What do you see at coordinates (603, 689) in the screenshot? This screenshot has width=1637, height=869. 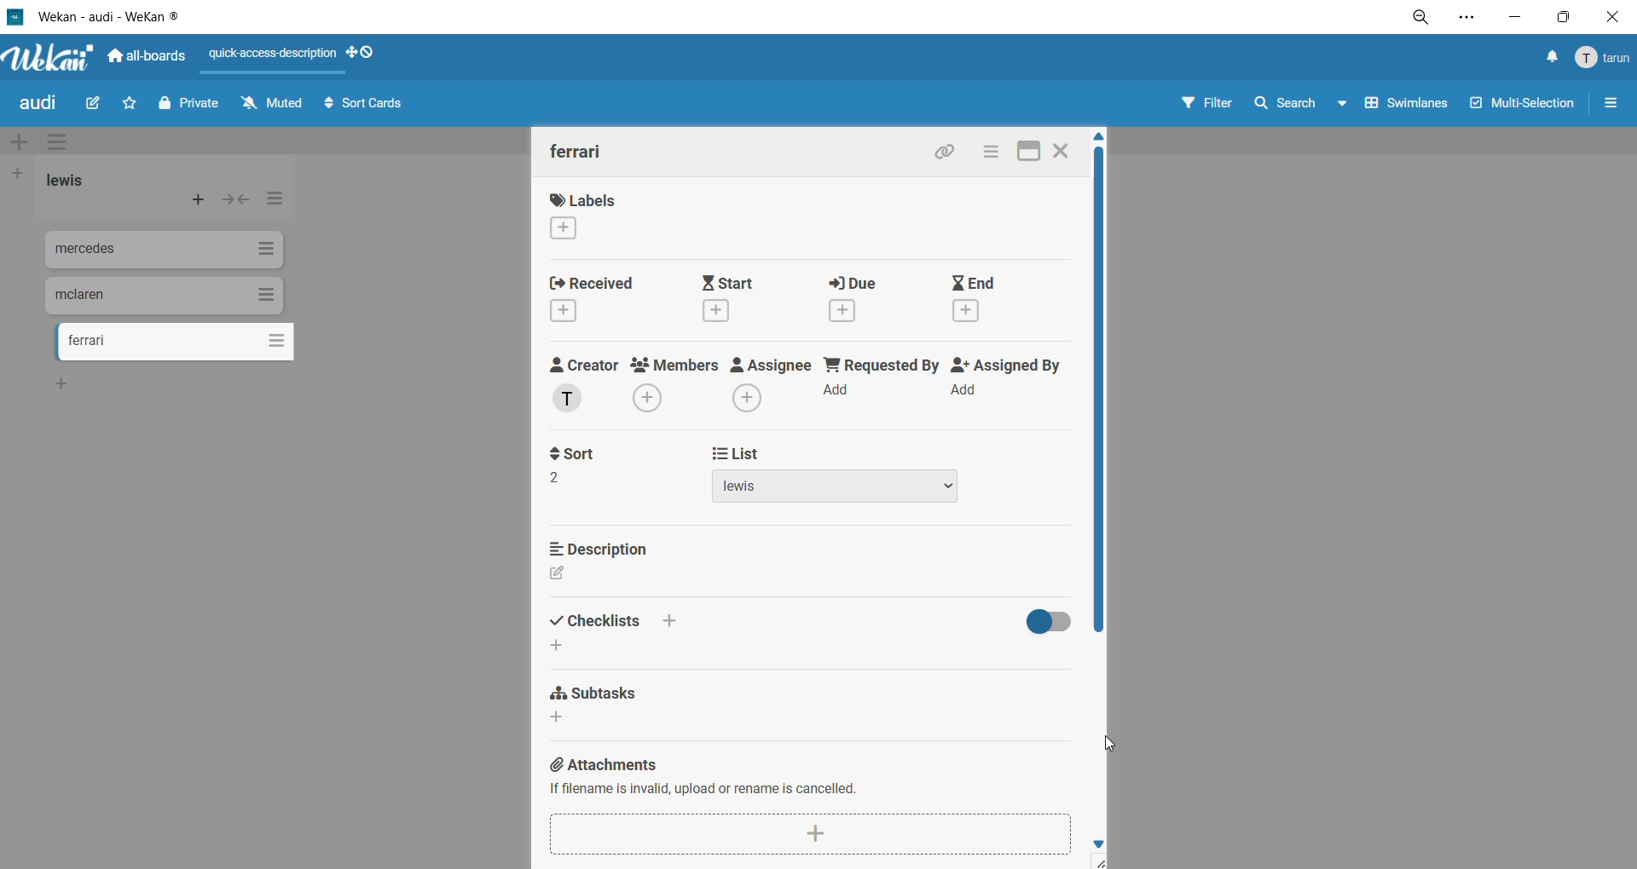 I see `subtasks` at bounding box center [603, 689].